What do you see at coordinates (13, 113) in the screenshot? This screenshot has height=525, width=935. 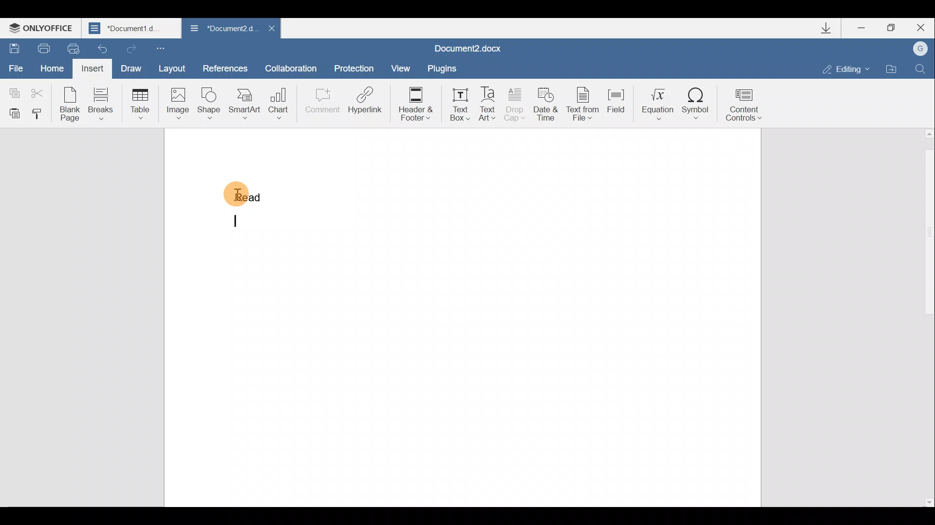 I see `Paste` at bounding box center [13, 113].